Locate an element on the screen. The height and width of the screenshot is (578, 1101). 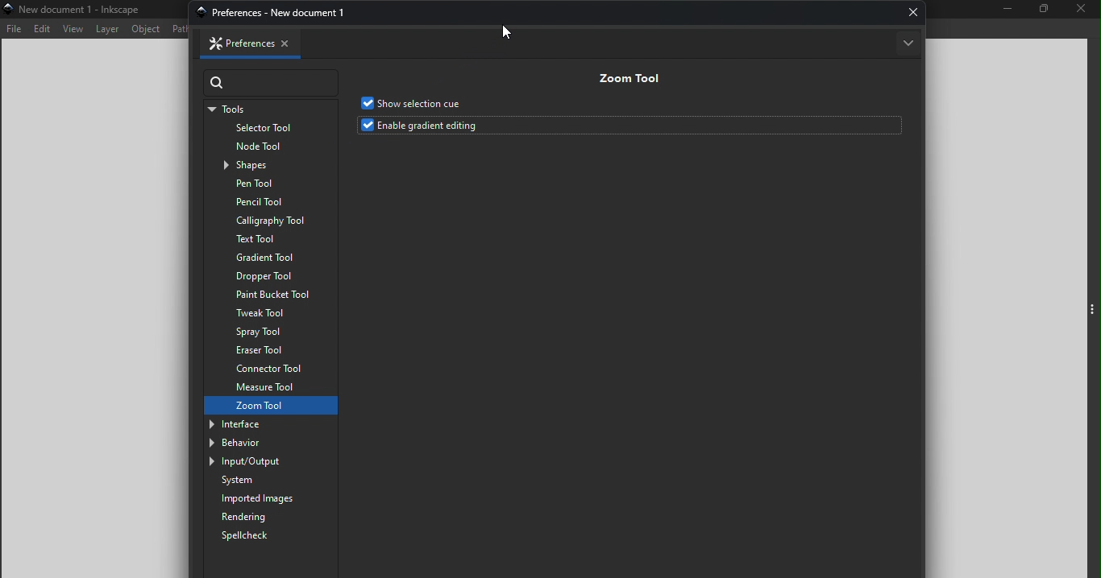
Calligraphy tool is located at coordinates (266, 221).